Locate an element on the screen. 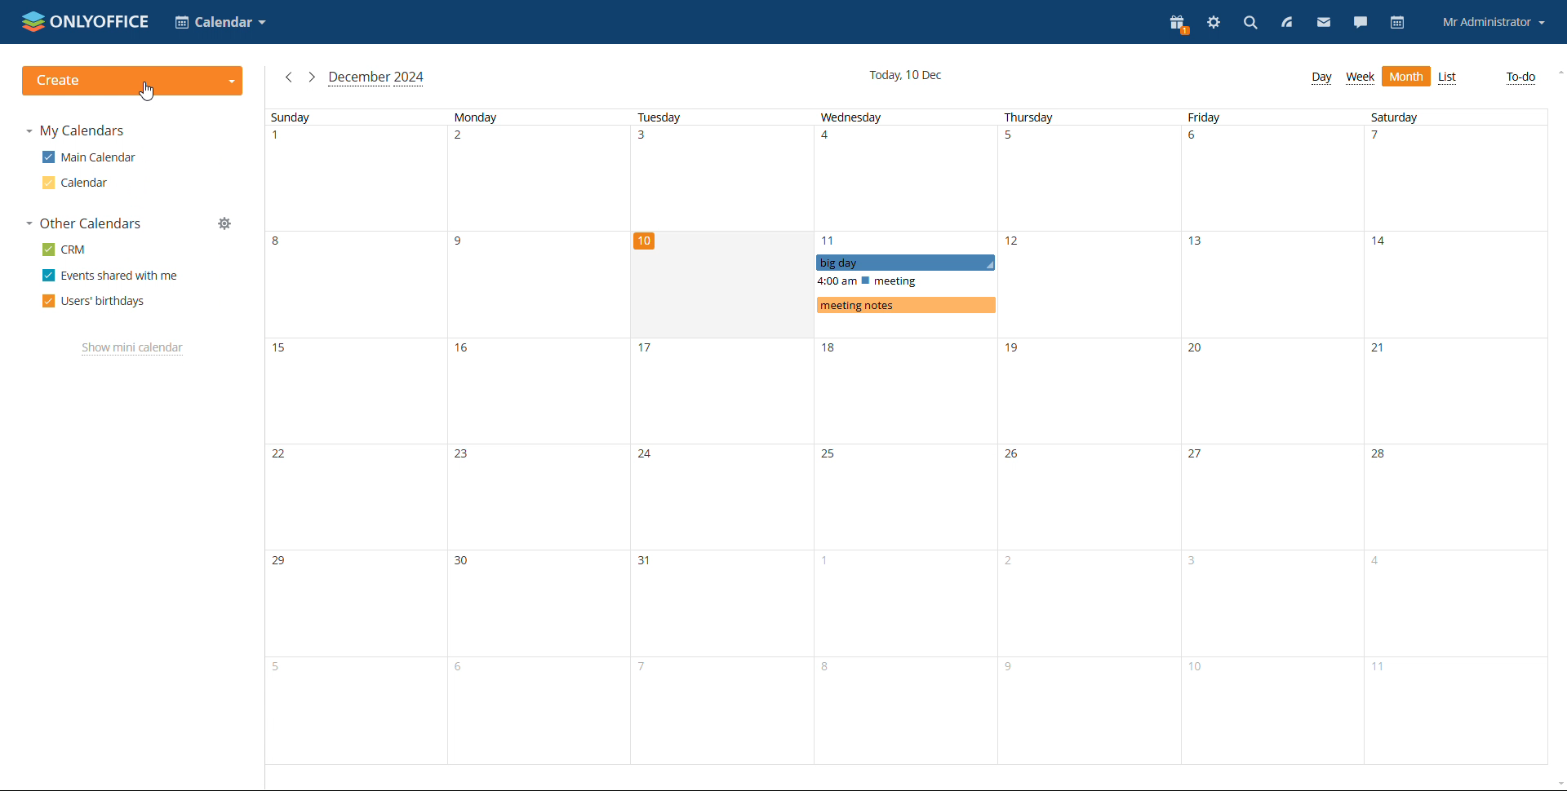  previous month is located at coordinates (289, 77).